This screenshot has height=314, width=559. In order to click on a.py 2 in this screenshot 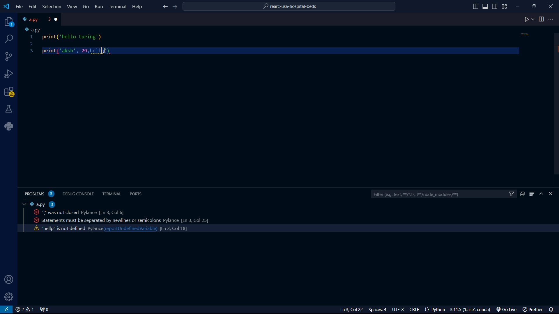, I will do `click(43, 204)`.